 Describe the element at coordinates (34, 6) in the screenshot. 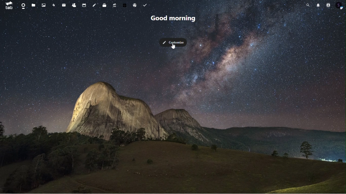

I see `files` at that location.